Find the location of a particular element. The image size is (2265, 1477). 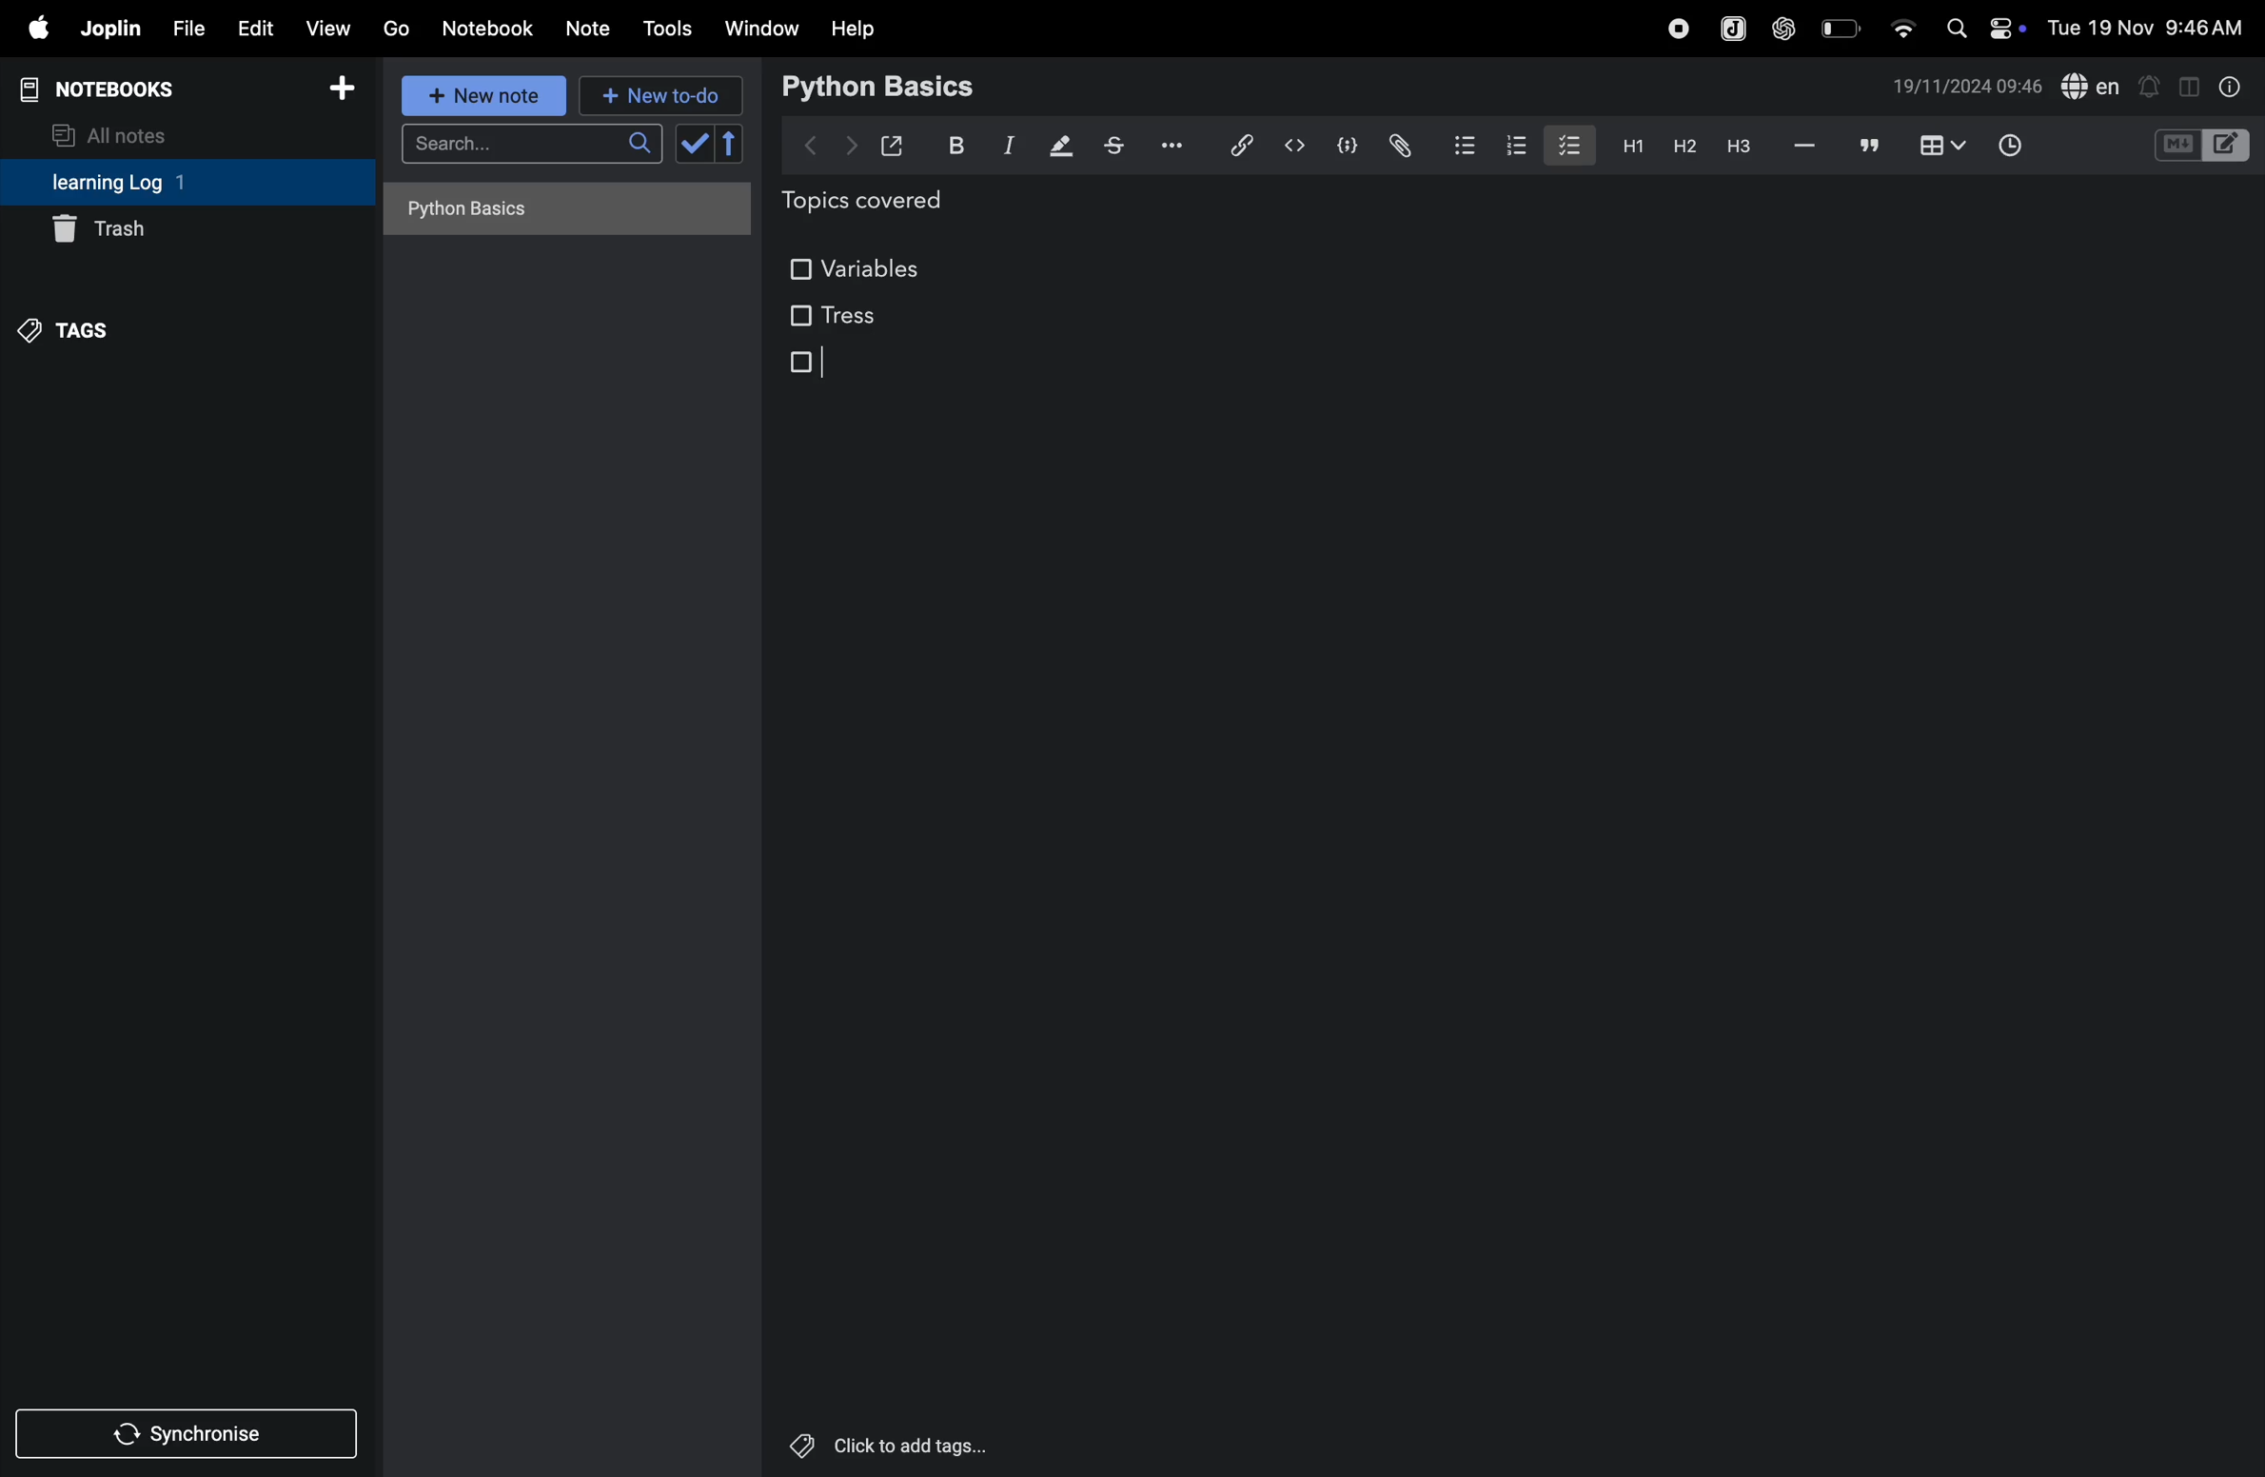

info is located at coordinates (2227, 86).